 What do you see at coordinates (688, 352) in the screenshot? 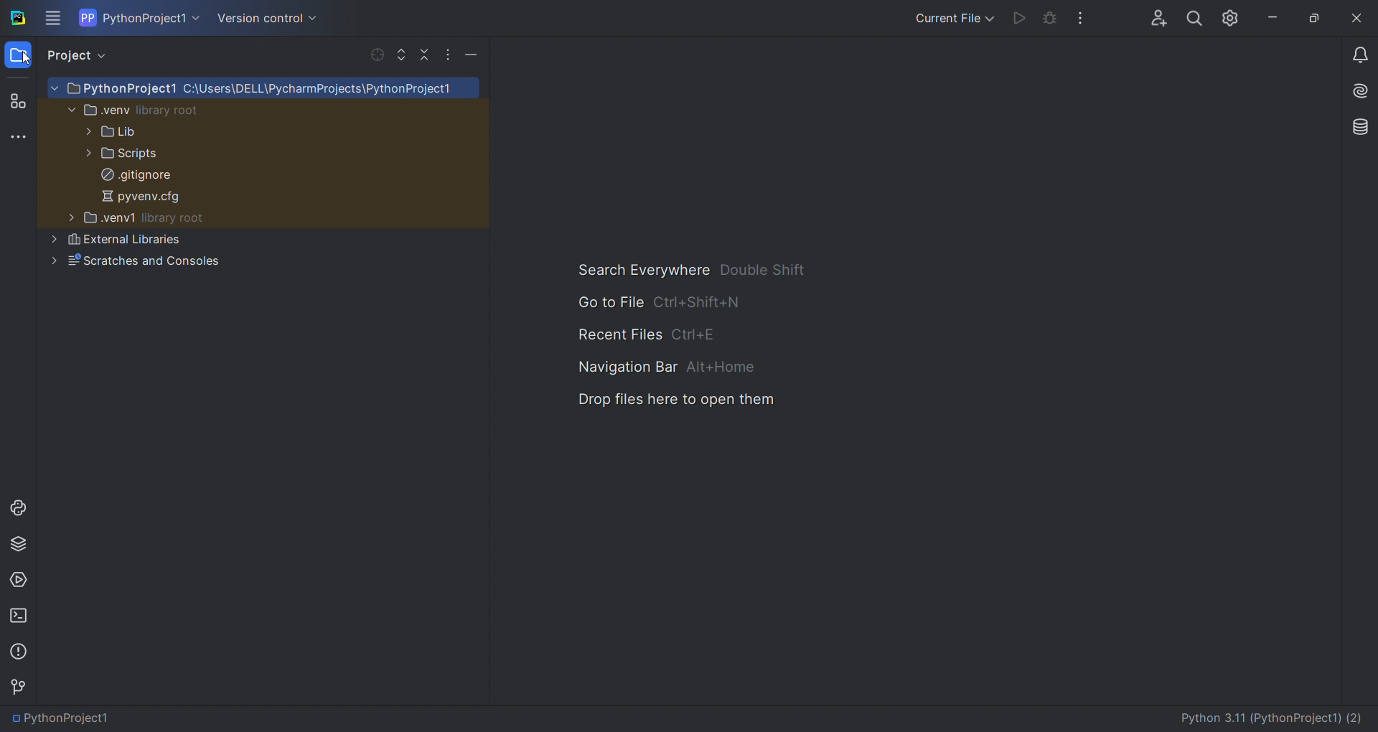
I see `shortcuts` at bounding box center [688, 352].